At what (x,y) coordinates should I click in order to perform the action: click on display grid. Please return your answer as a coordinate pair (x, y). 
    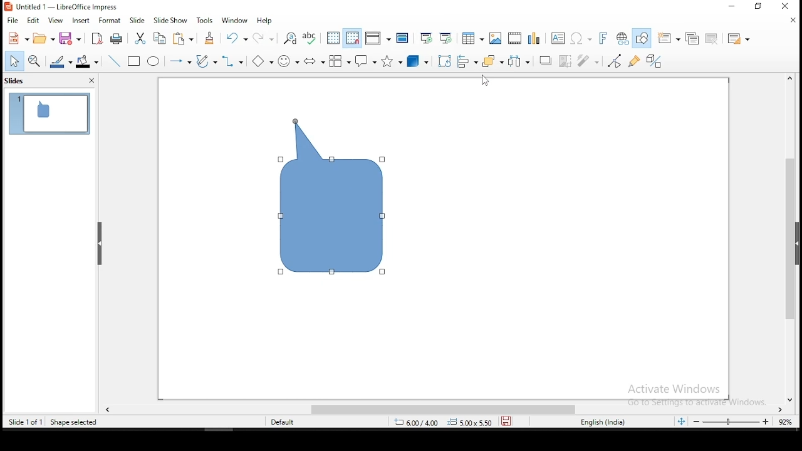
    Looking at the image, I should click on (334, 38).